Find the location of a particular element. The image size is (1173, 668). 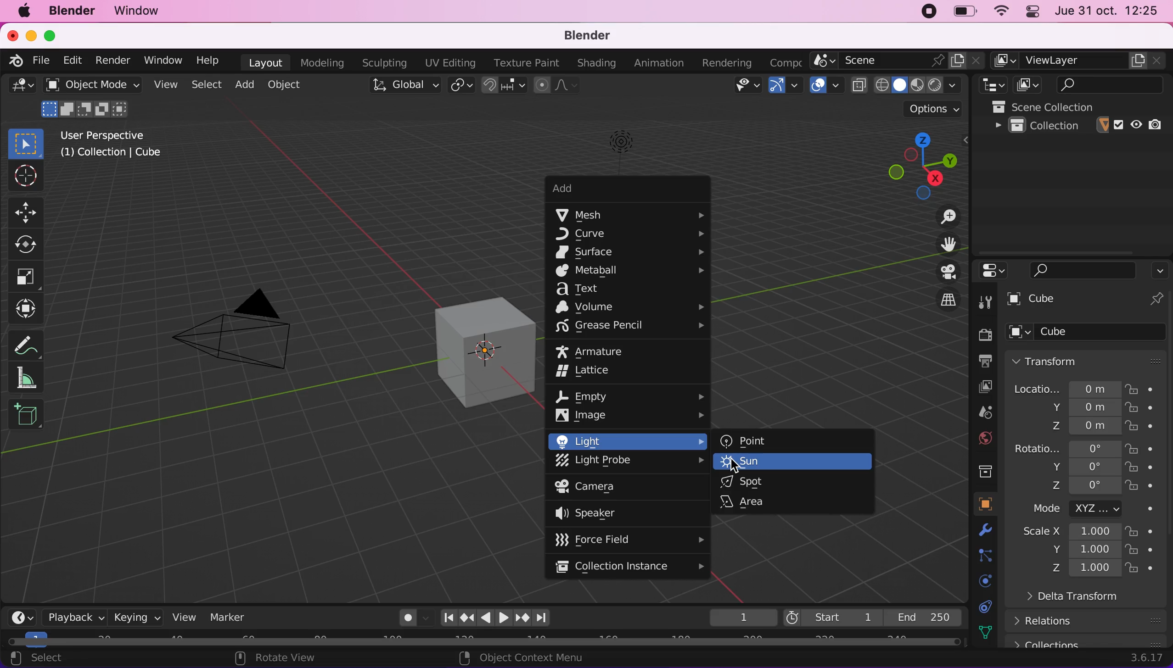

transform is located at coordinates (28, 309).